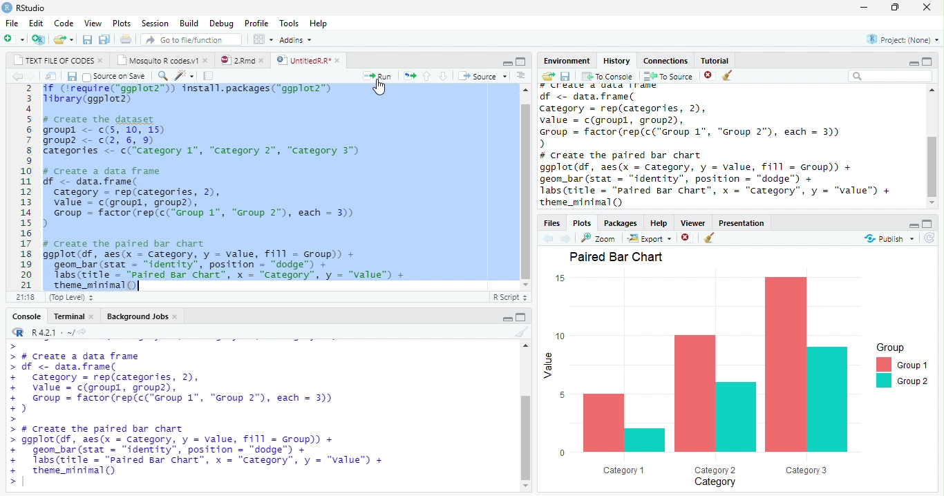 The height and width of the screenshot is (496, 944). What do you see at coordinates (929, 238) in the screenshot?
I see `sync` at bounding box center [929, 238].